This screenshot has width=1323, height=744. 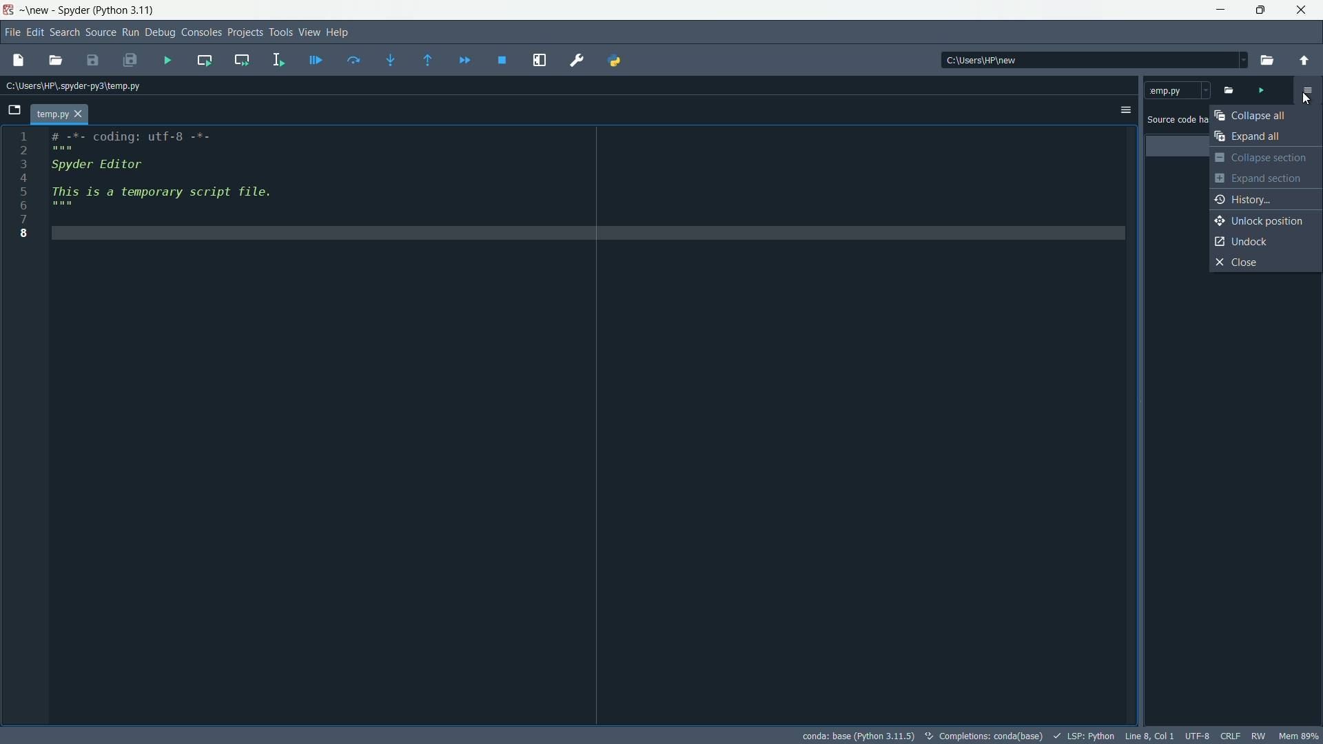 What do you see at coordinates (241, 60) in the screenshot?
I see `run current cell and go to the next one` at bounding box center [241, 60].